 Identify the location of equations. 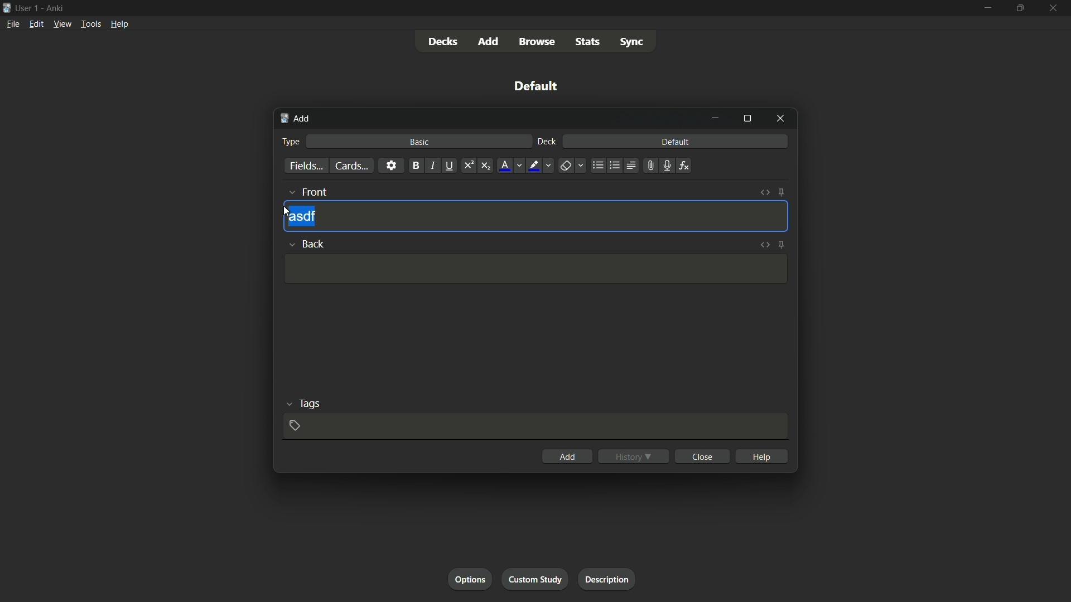
(686, 166).